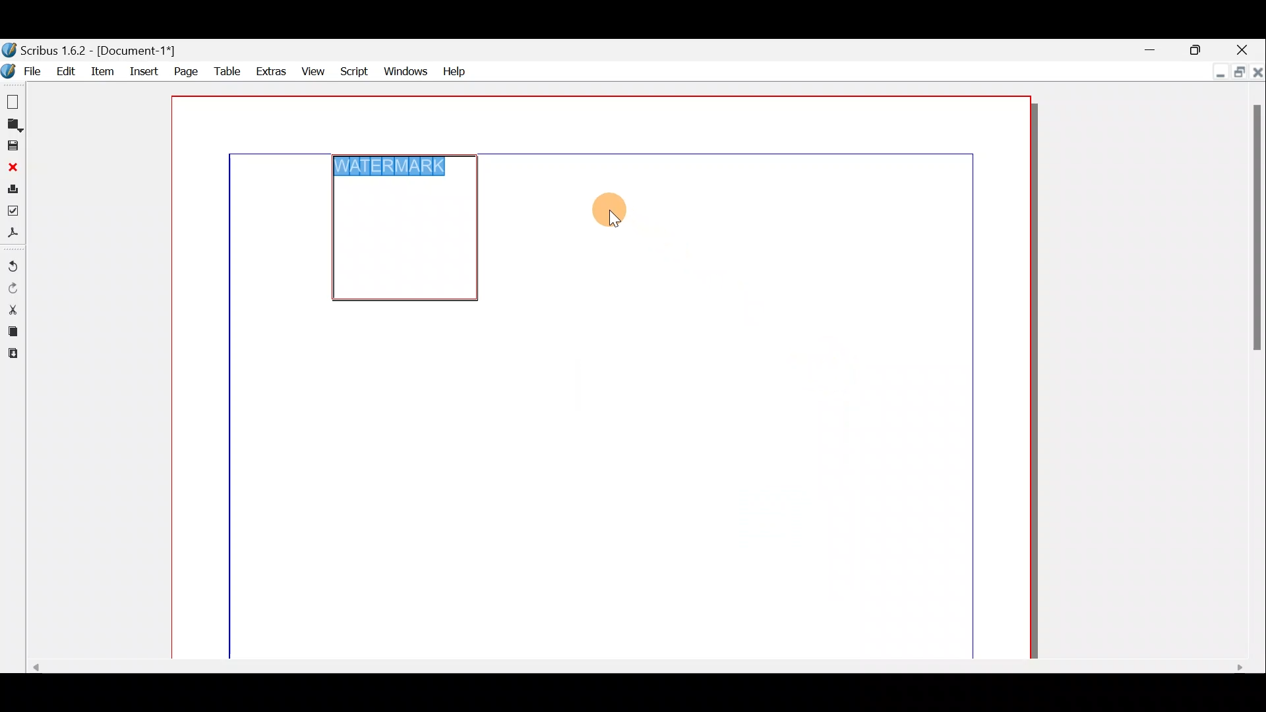  What do you see at coordinates (11, 100) in the screenshot?
I see `New` at bounding box center [11, 100].